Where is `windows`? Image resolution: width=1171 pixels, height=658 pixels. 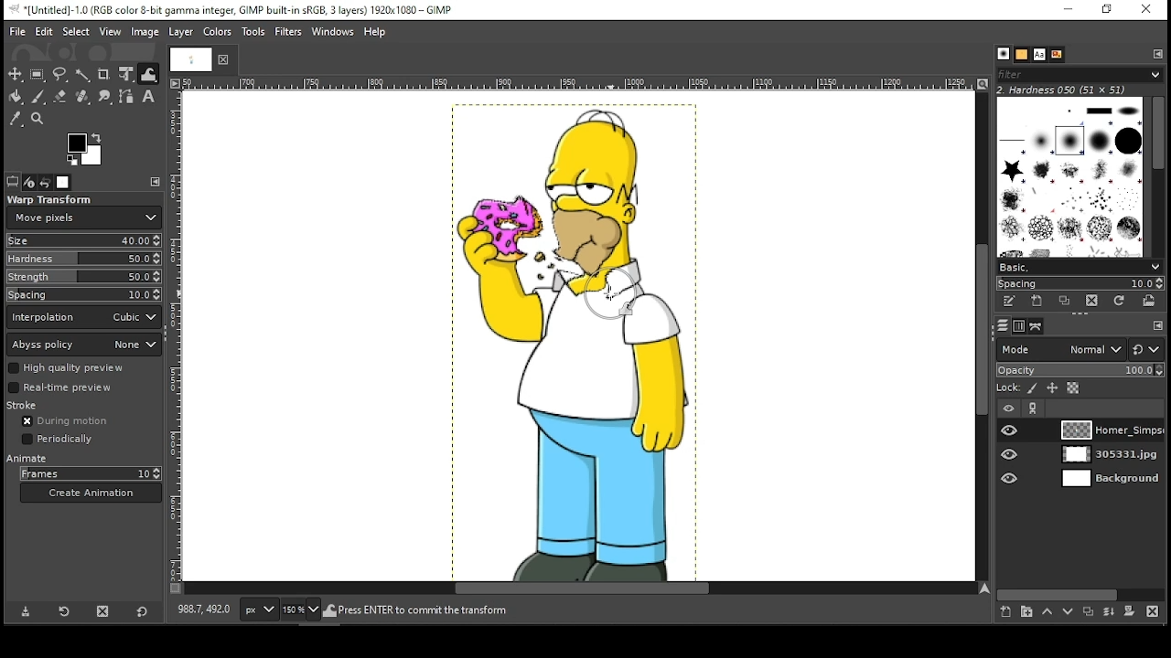
windows is located at coordinates (332, 31).